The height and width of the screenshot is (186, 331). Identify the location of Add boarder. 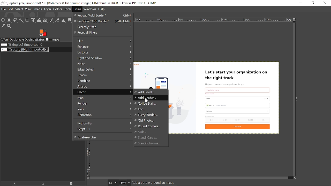
(146, 98).